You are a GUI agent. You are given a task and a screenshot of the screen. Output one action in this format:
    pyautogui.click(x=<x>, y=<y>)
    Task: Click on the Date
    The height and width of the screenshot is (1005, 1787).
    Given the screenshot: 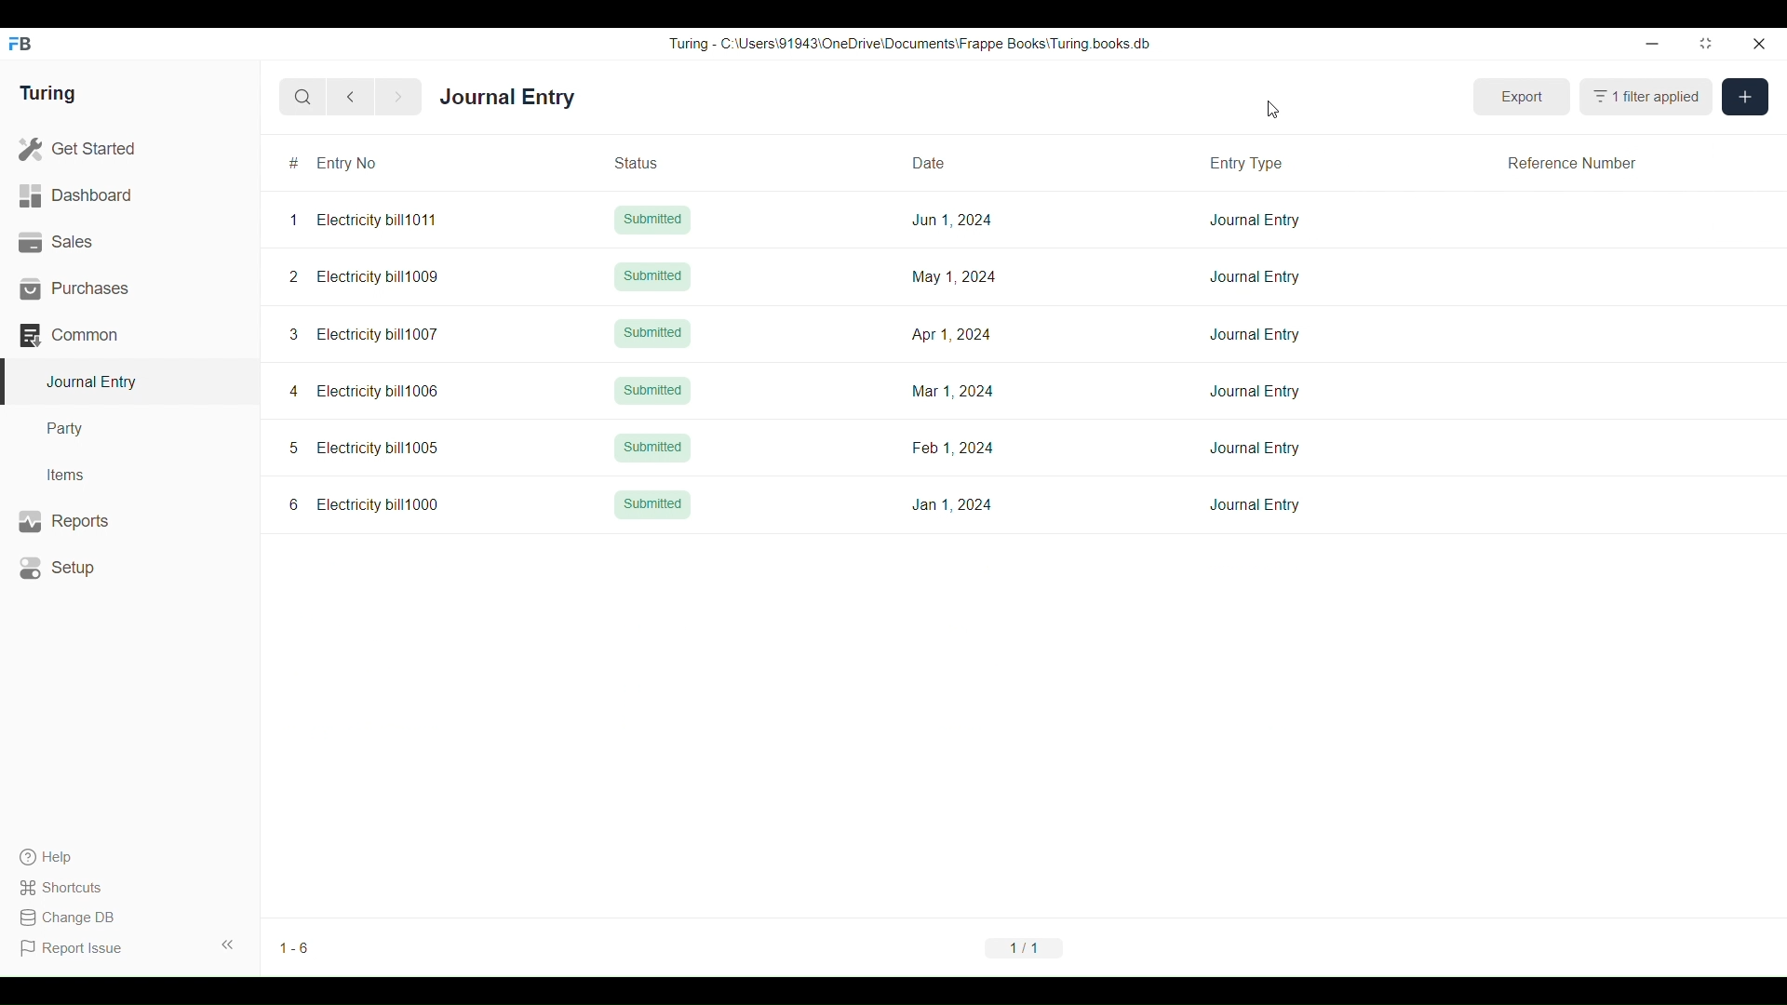 What is the action you would take?
    pyautogui.click(x=951, y=161)
    